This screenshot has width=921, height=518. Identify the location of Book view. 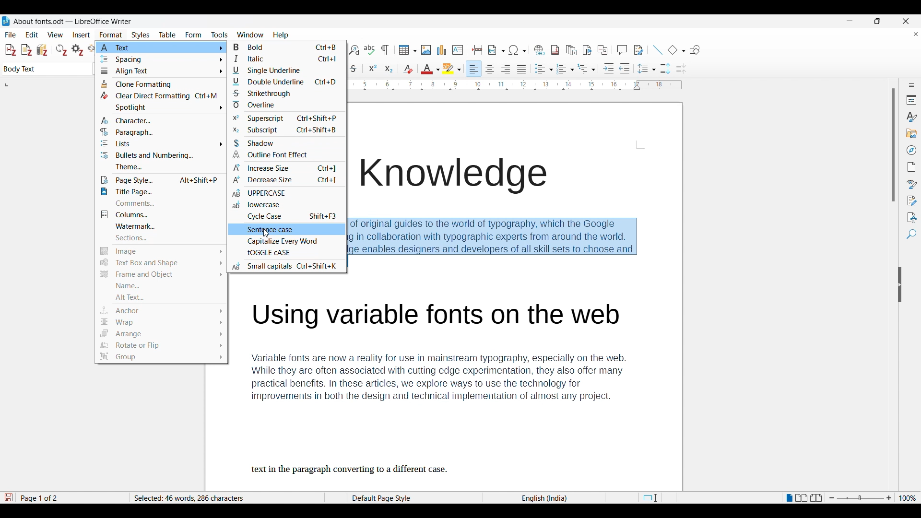
(816, 497).